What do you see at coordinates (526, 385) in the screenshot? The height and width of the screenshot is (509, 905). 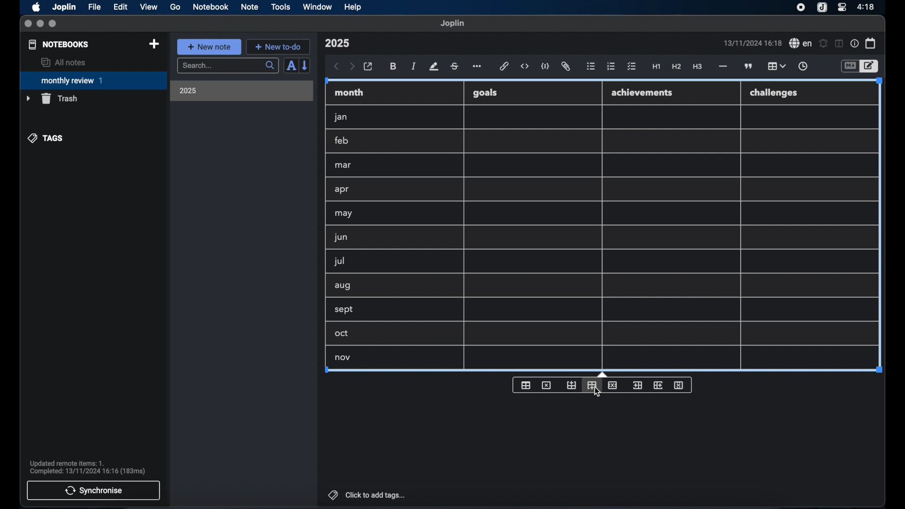 I see `insert table` at bounding box center [526, 385].